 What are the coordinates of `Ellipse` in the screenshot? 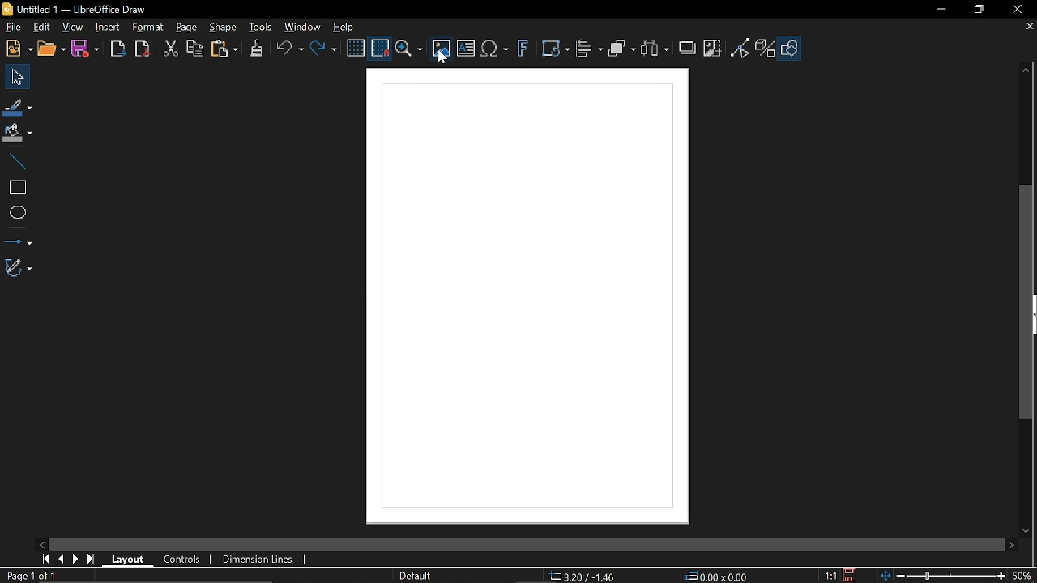 It's located at (15, 211).